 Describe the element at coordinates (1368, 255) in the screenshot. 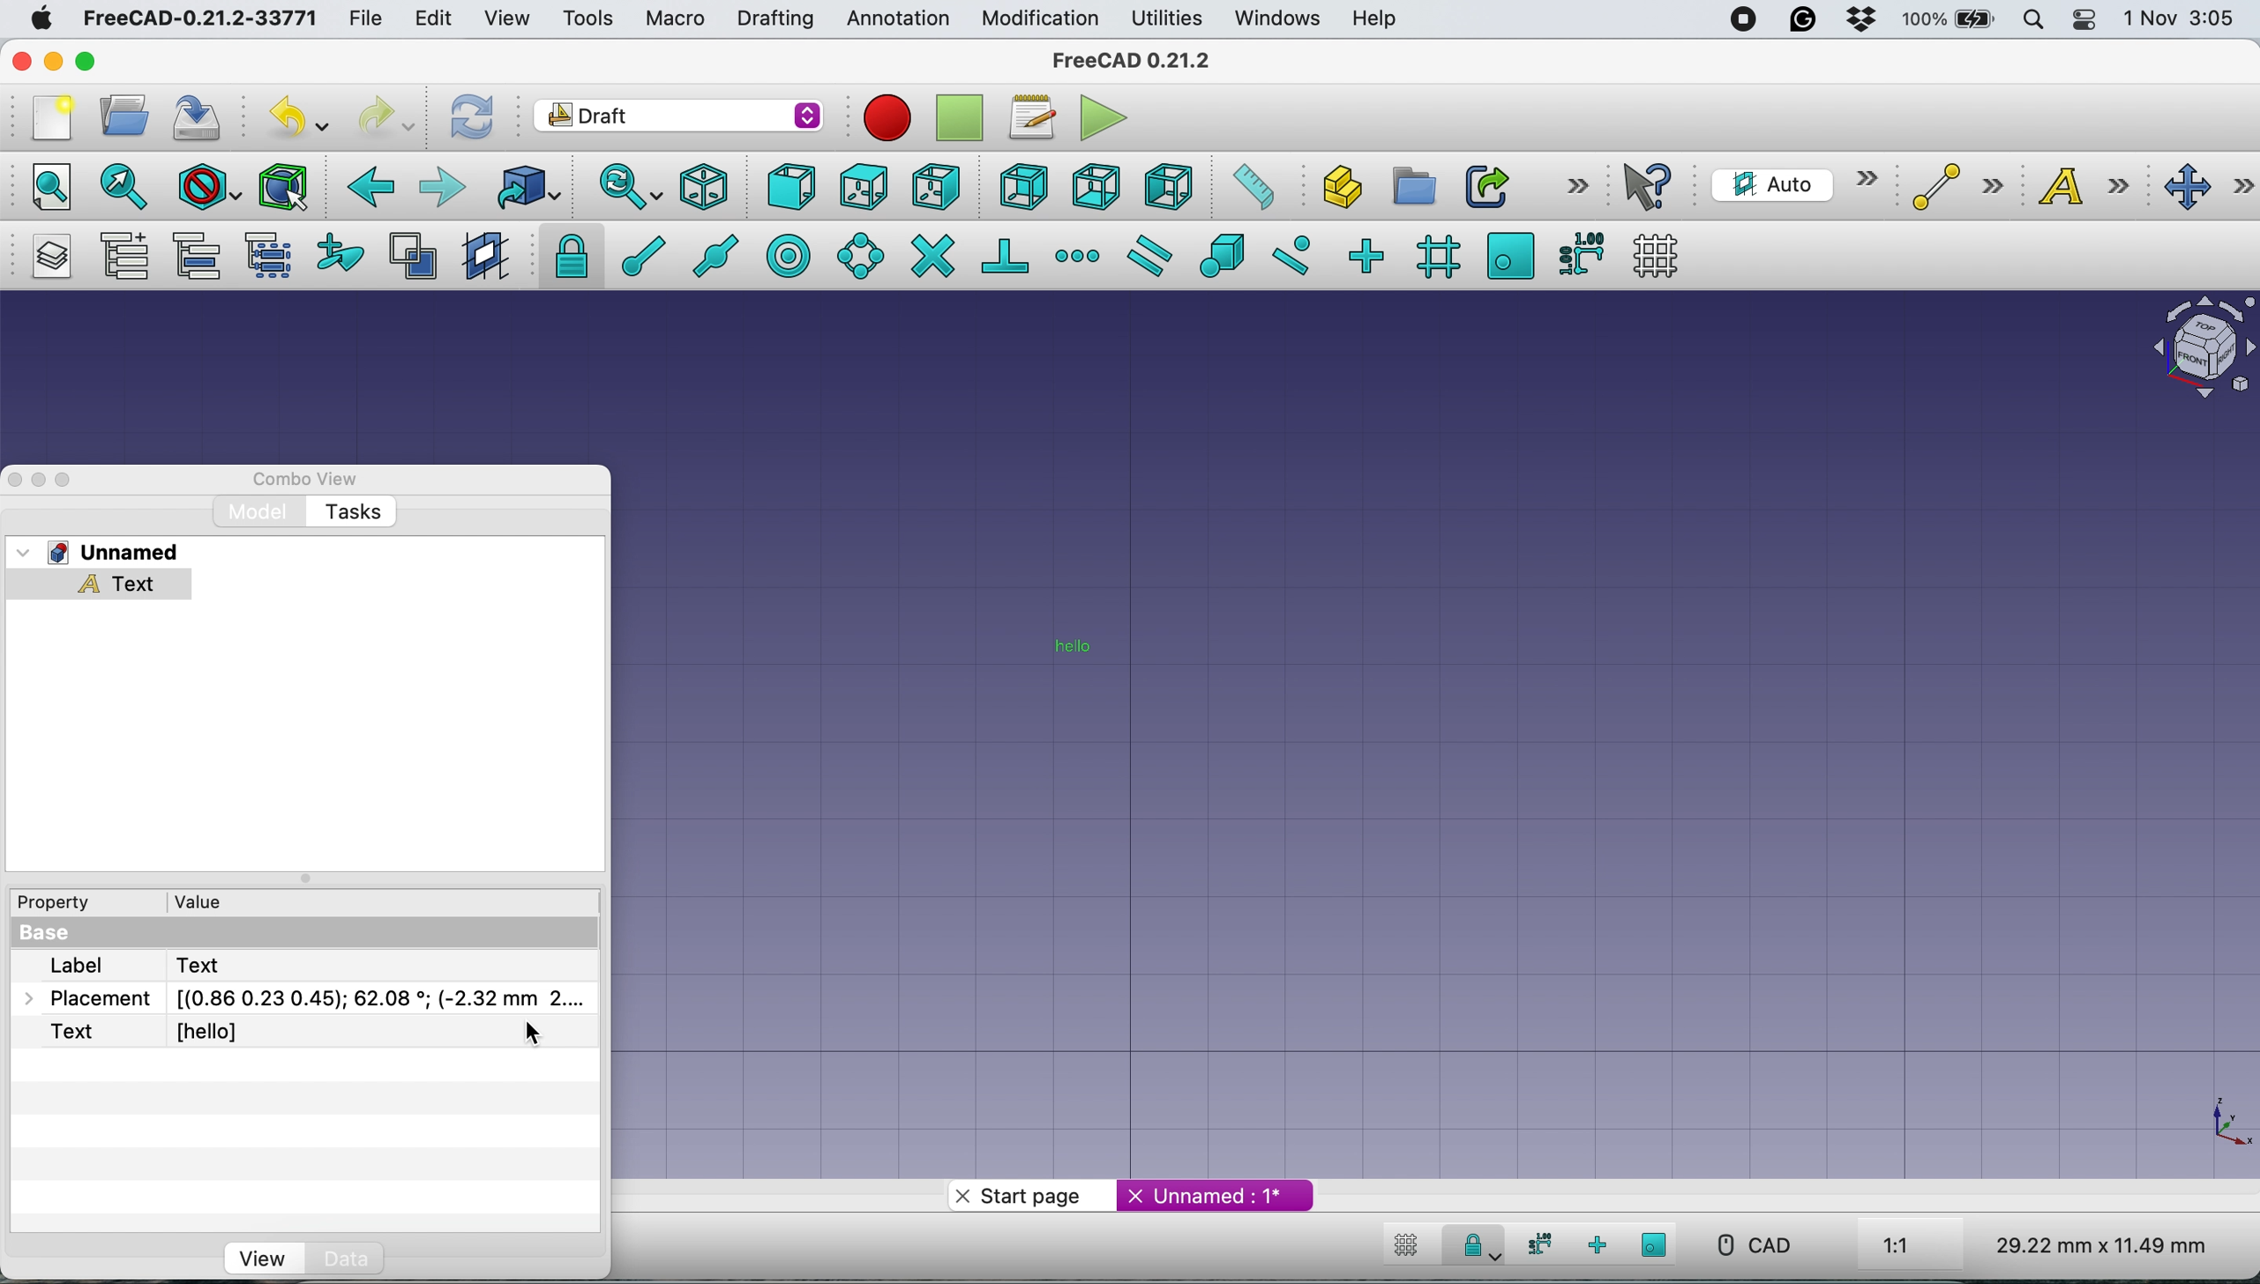

I see `snap ortho` at that location.